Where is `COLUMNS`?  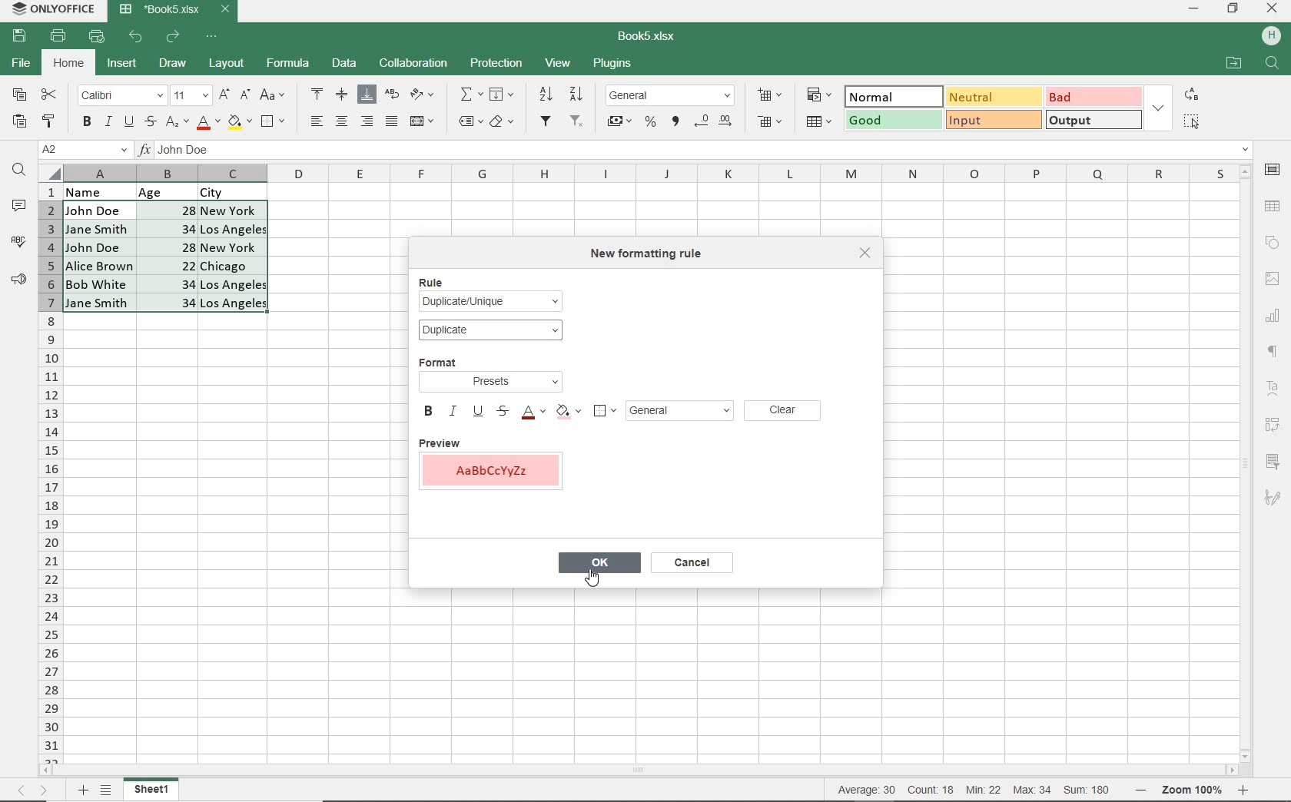
COLUMNS is located at coordinates (50, 472).